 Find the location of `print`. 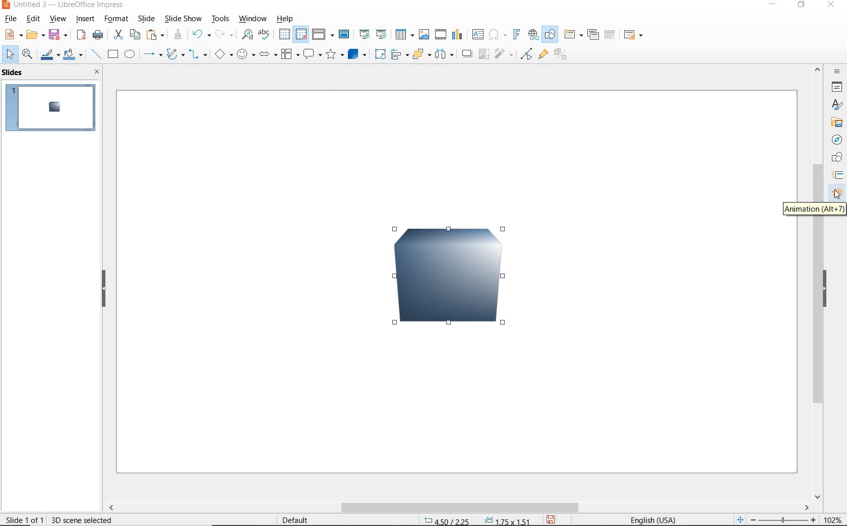

print is located at coordinates (97, 35).